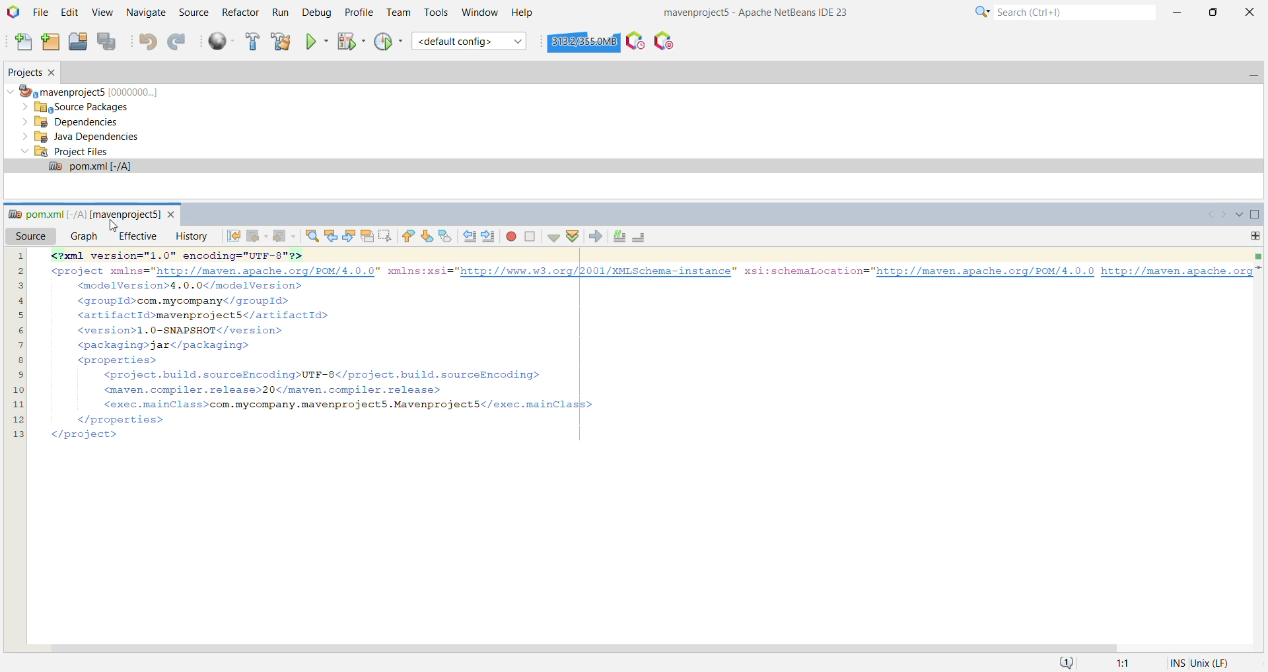 This screenshot has width=1268, height=672. What do you see at coordinates (240, 11) in the screenshot?
I see `Refactor` at bounding box center [240, 11].